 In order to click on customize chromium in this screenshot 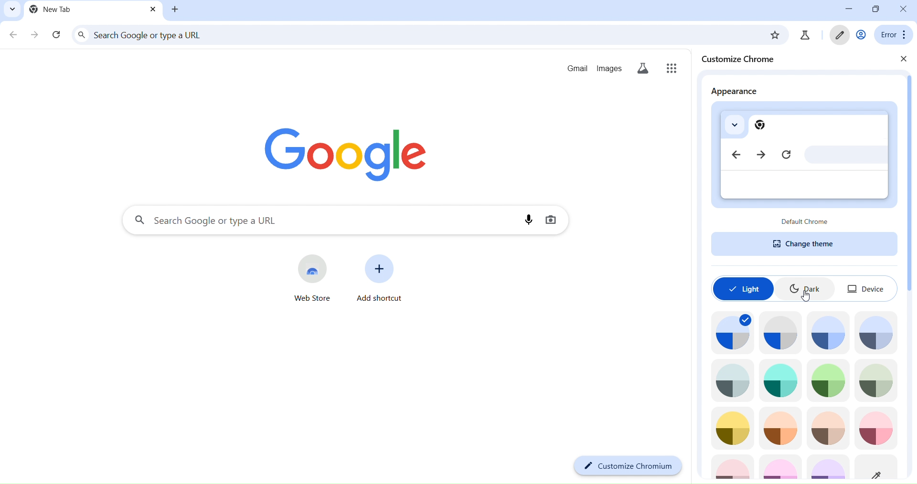, I will do `click(839, 36)`.